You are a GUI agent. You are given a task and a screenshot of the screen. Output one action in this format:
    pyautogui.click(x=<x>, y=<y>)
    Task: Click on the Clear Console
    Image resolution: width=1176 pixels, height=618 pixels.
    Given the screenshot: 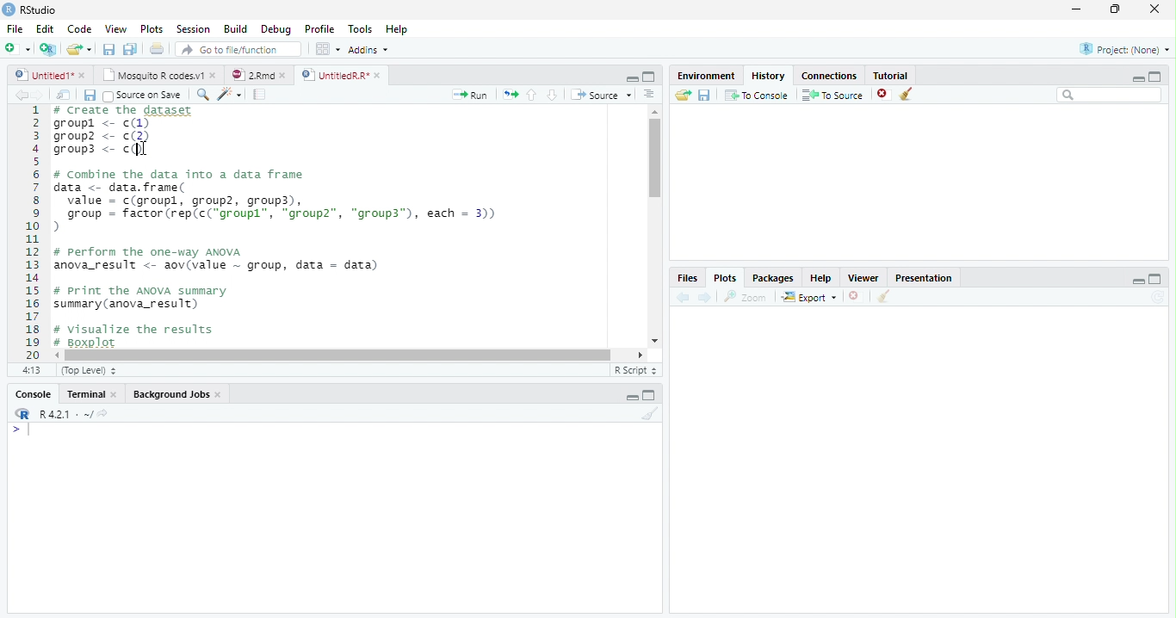 What is the action you would take?
    pyautogui.click(x=882, y=297)
    